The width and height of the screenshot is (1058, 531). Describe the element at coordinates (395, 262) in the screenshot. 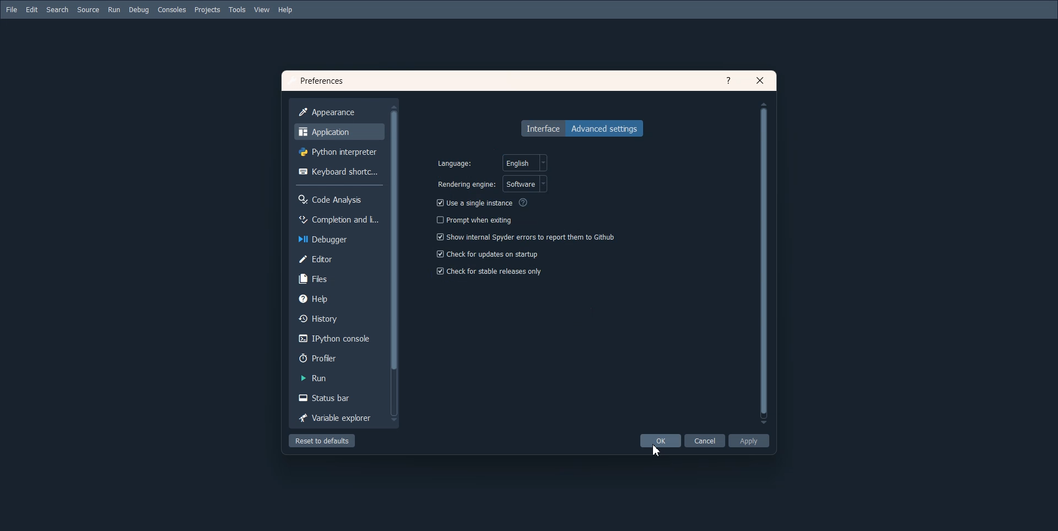

I see `Vertical scroll bar` at that location.